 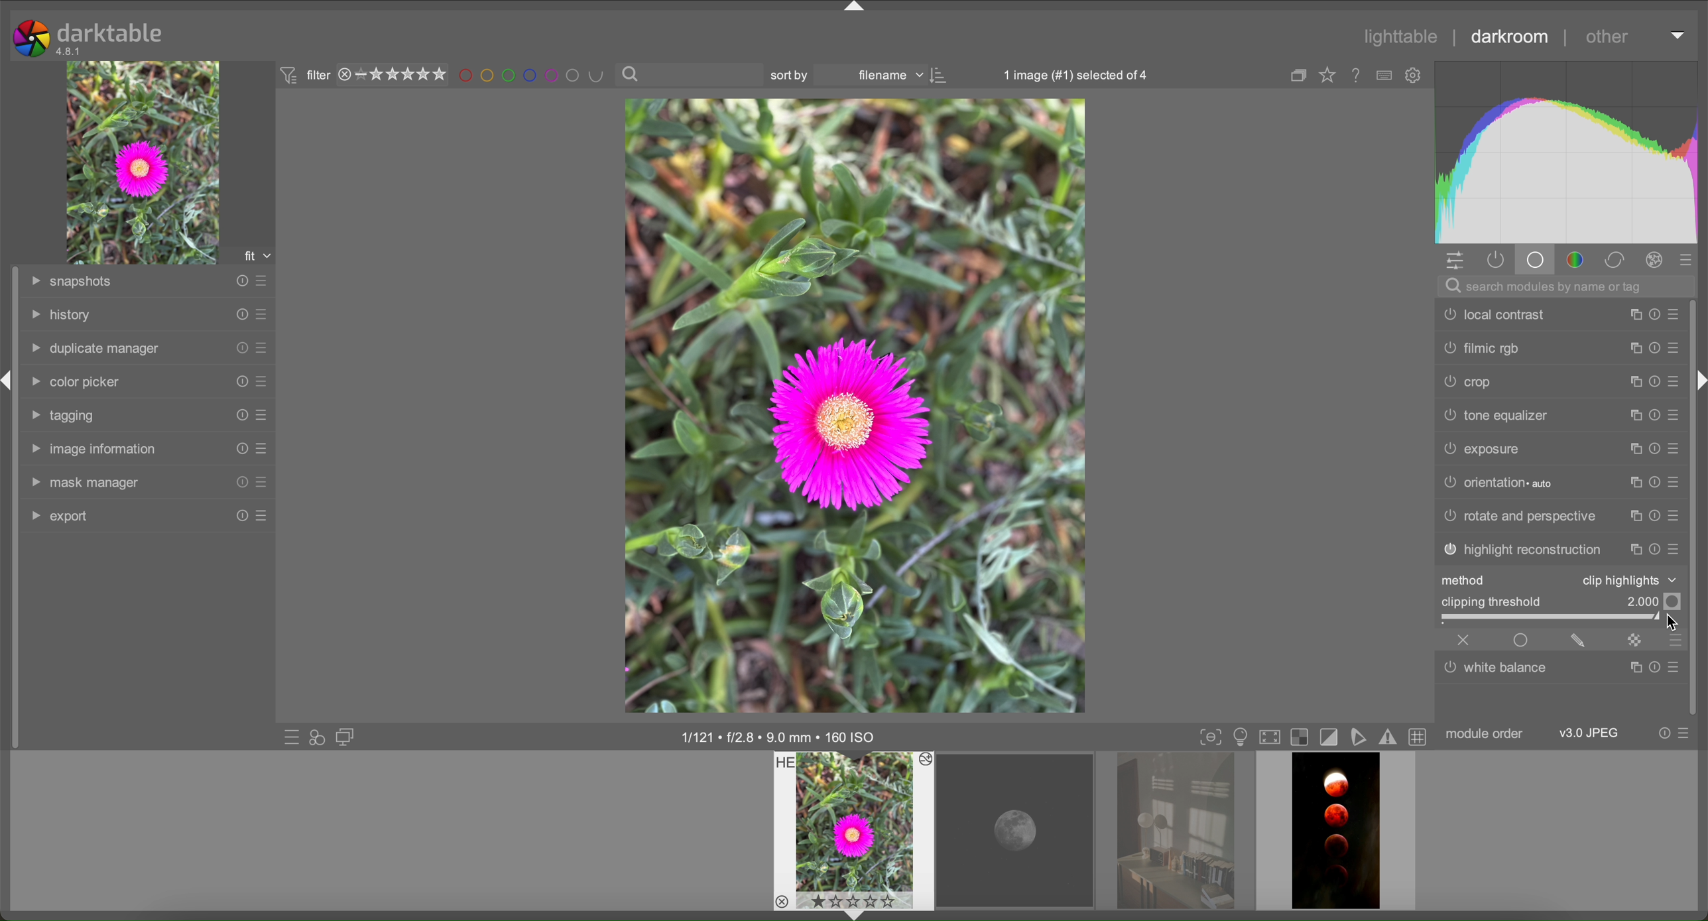 What do you see at coordinates (794, 75) in the screenshot?
I see `sort by` at bounding box center [794, 75].